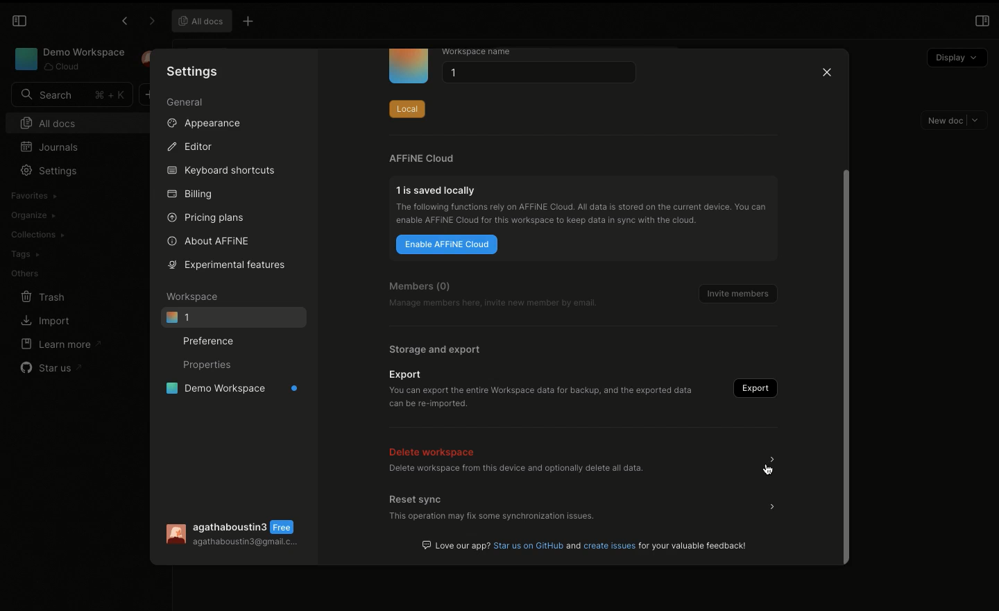  Describe the element at coordinates (174, 535) in the screenshot. I see `User Image` at that location.